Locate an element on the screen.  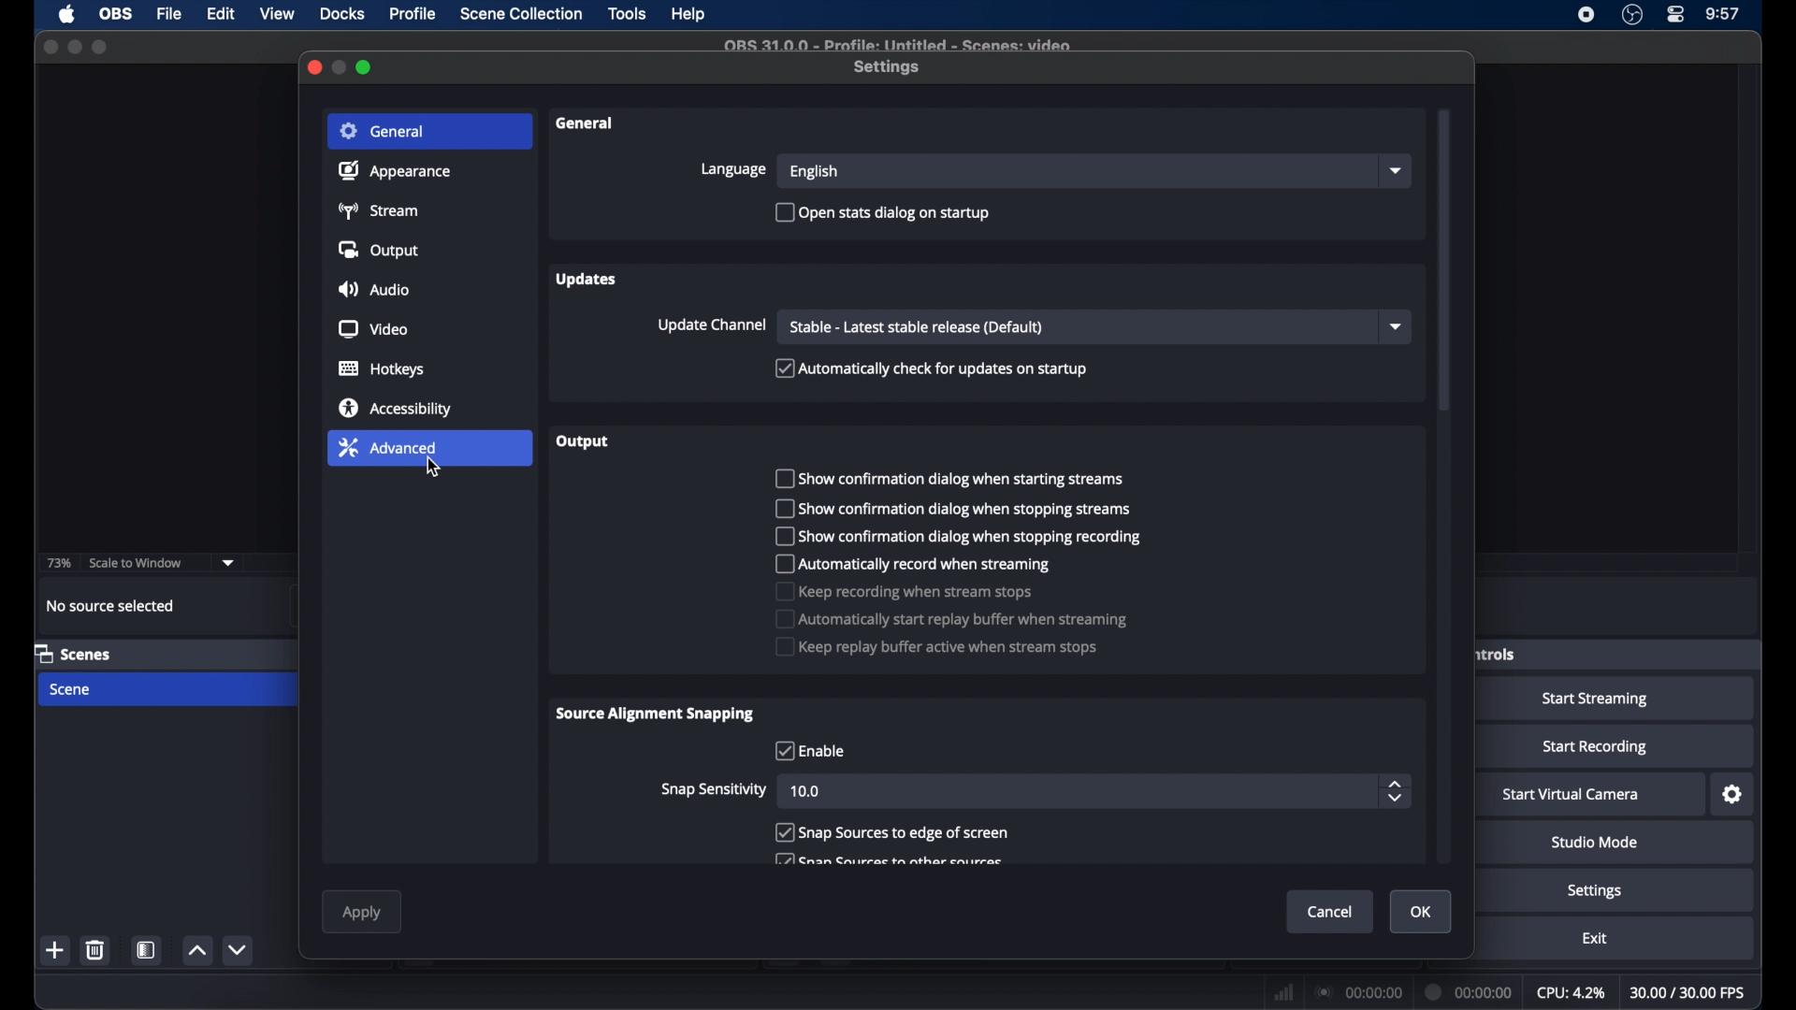
checkbox is located at coordinates (882, 211).